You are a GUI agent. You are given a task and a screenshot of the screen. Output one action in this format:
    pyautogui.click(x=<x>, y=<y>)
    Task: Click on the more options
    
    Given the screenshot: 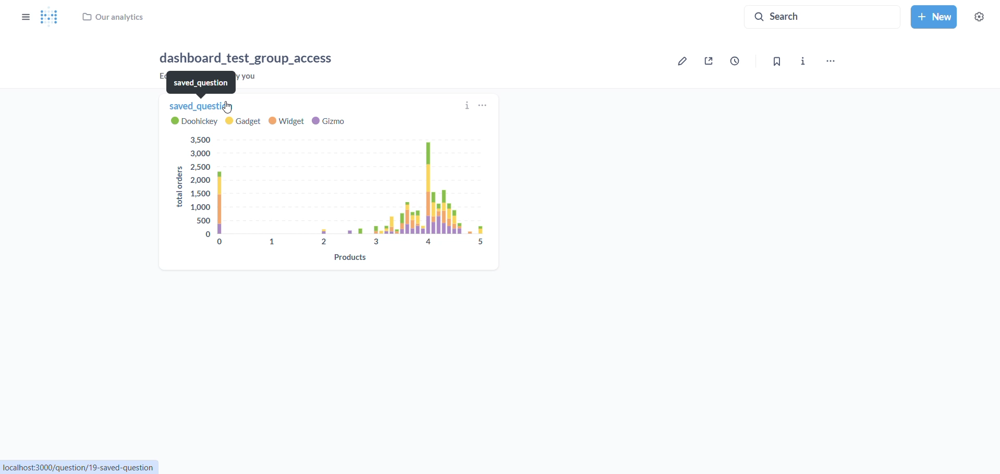 What is the action you would take?
    pyautogui.click(x=834, y=63)
    